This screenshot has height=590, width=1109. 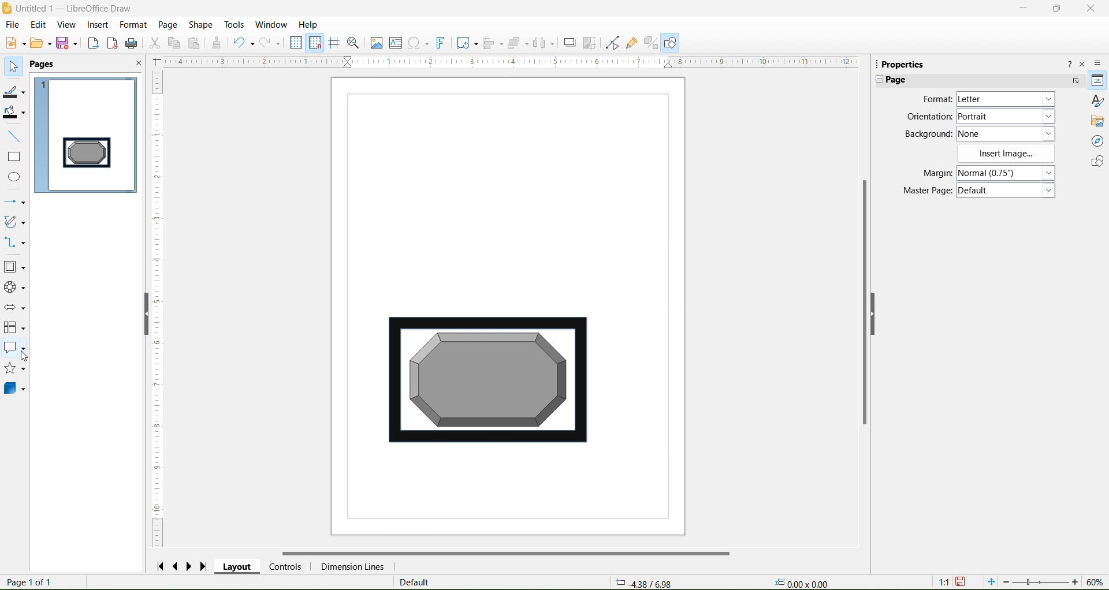 What do you see at coordinates (41, 44) in the screenshot?
I see `Open` at bounding box center [41, 44].